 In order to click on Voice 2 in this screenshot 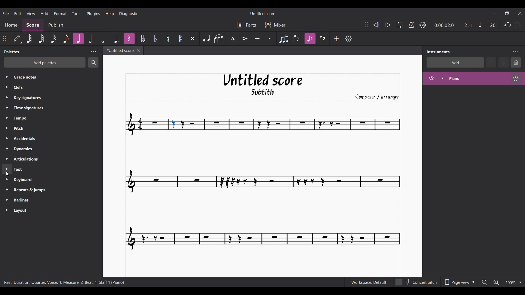, I will do `click(322, 39)`.